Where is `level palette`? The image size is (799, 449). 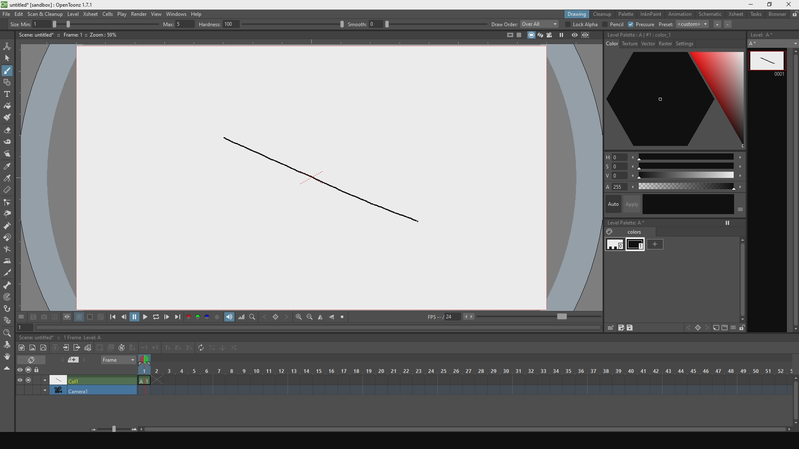 level palette is located at coordinates (672, 223).